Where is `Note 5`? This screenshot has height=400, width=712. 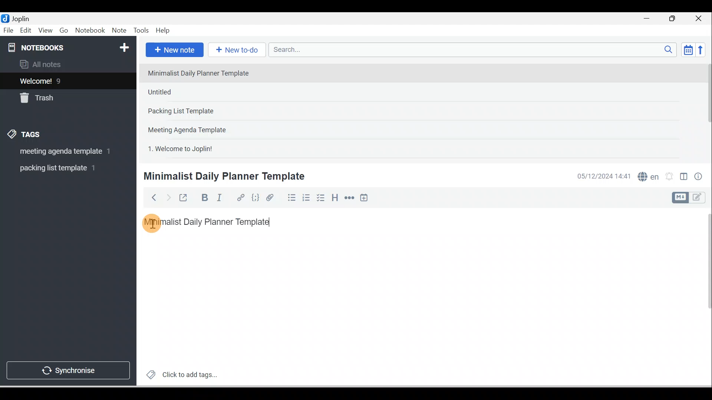
Note 5 is located at coordinates (207, 148).